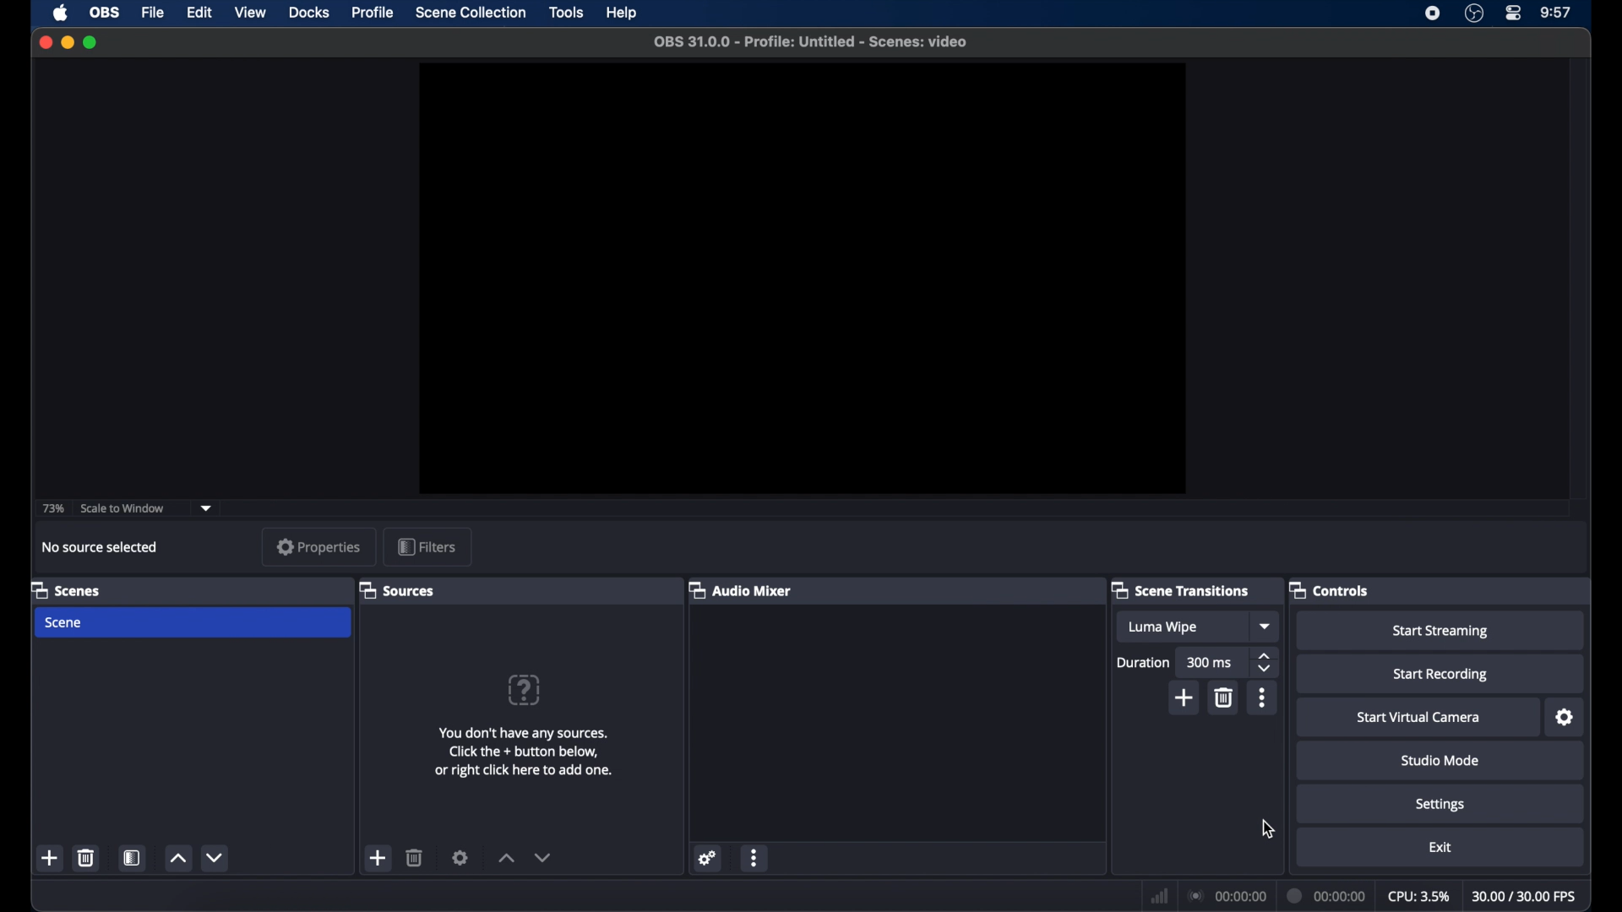 Image resolution: width=1622 pixels, height=912 pixels. I want to click on audio mixer, so click(741, 589).